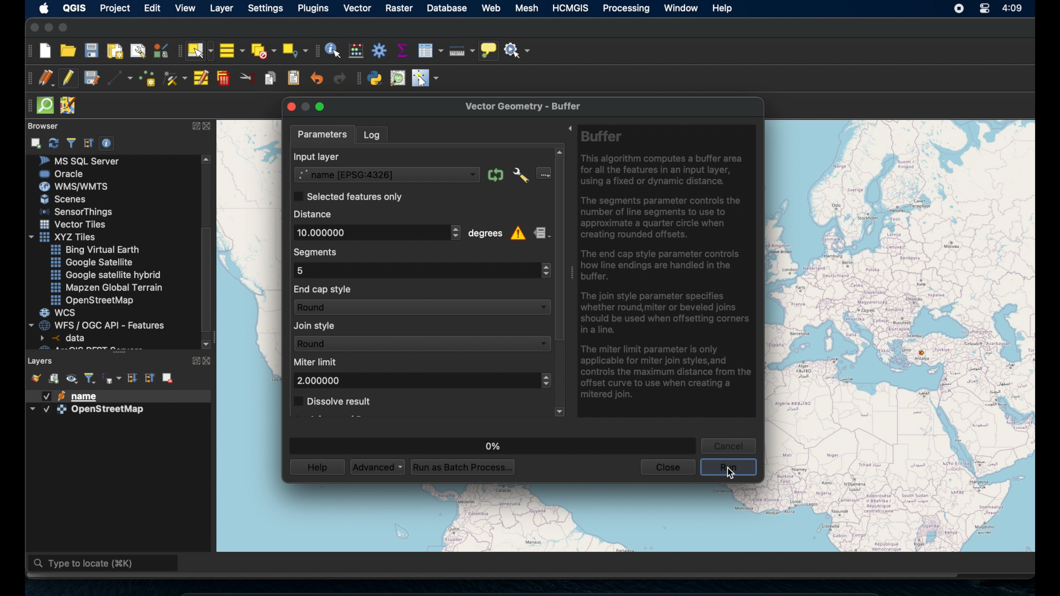 The height and width of the screenshot is (596, 1060). Describe the element at coordinates (324, 289) in the screenshot. I see `end cap style` at that location.